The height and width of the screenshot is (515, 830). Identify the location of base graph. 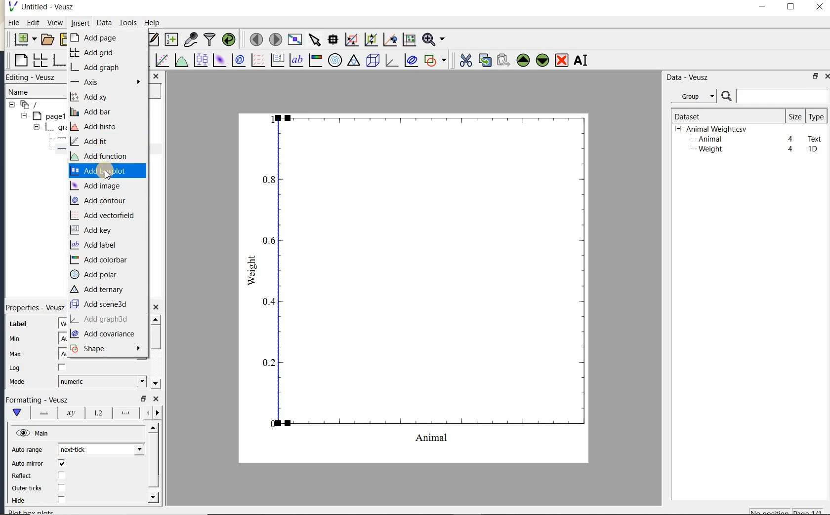
(58, 60).